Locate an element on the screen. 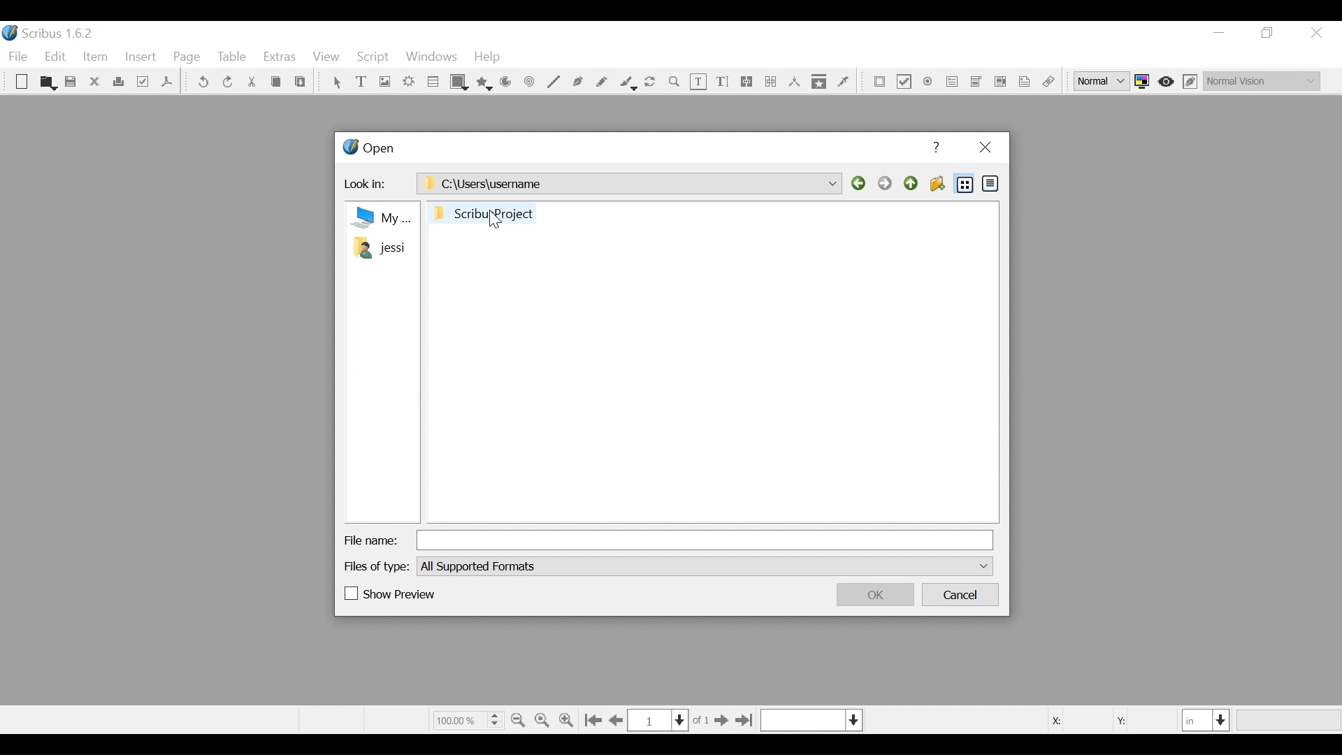  Select the current layer is located at coordinates (811, 720).